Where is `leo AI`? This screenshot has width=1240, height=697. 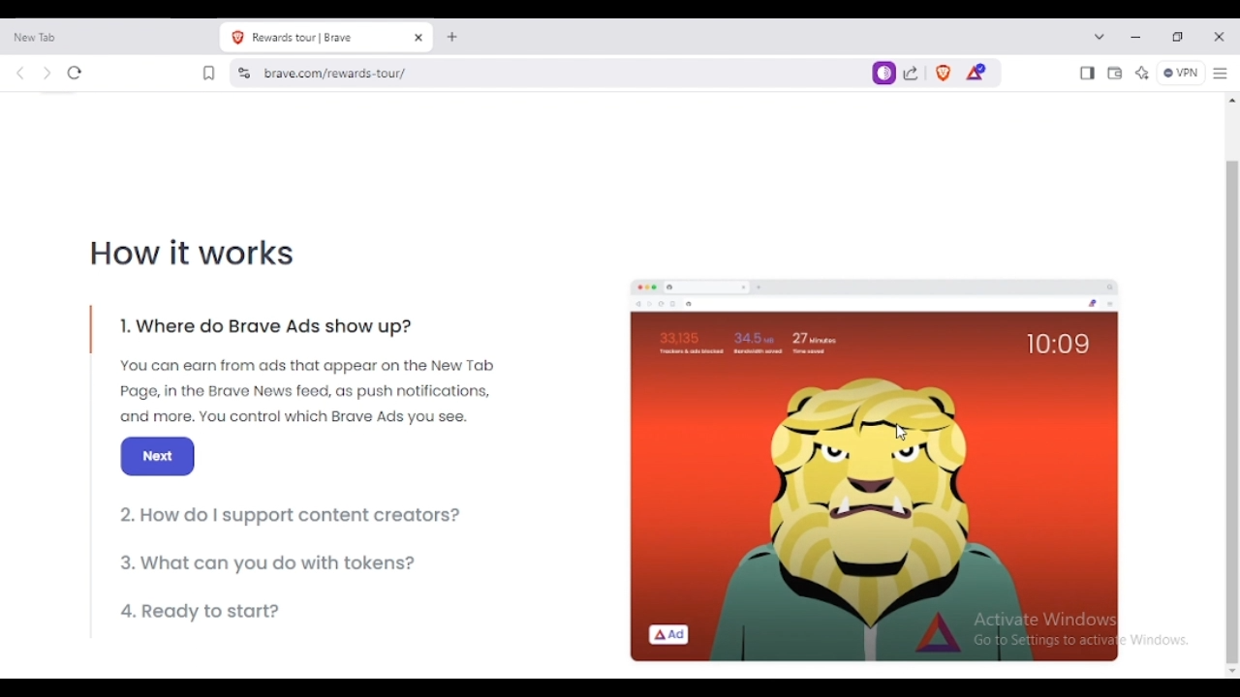 leo AI is located at coordinates (1141, 75).